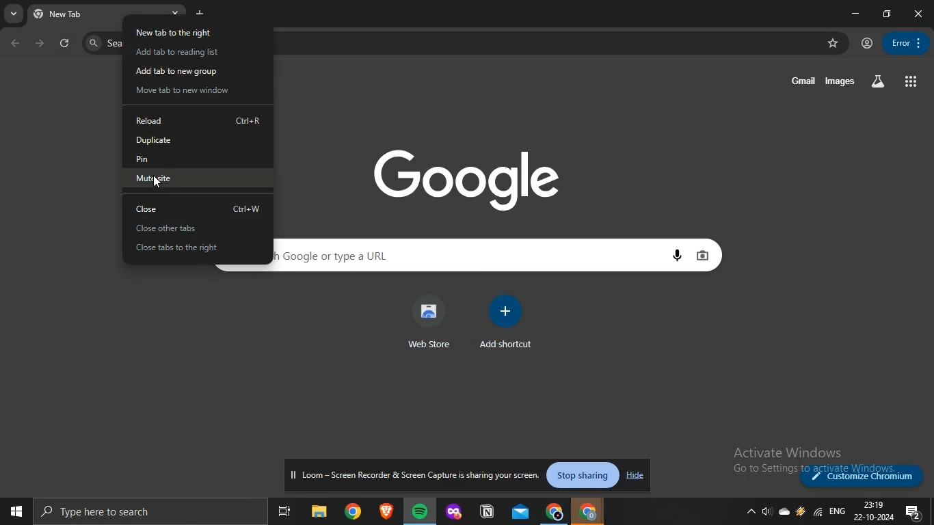 The image size is (934, 525). Describe the element at coordinates (867, 44) in the screenshot. I see `manage profie` at that location.